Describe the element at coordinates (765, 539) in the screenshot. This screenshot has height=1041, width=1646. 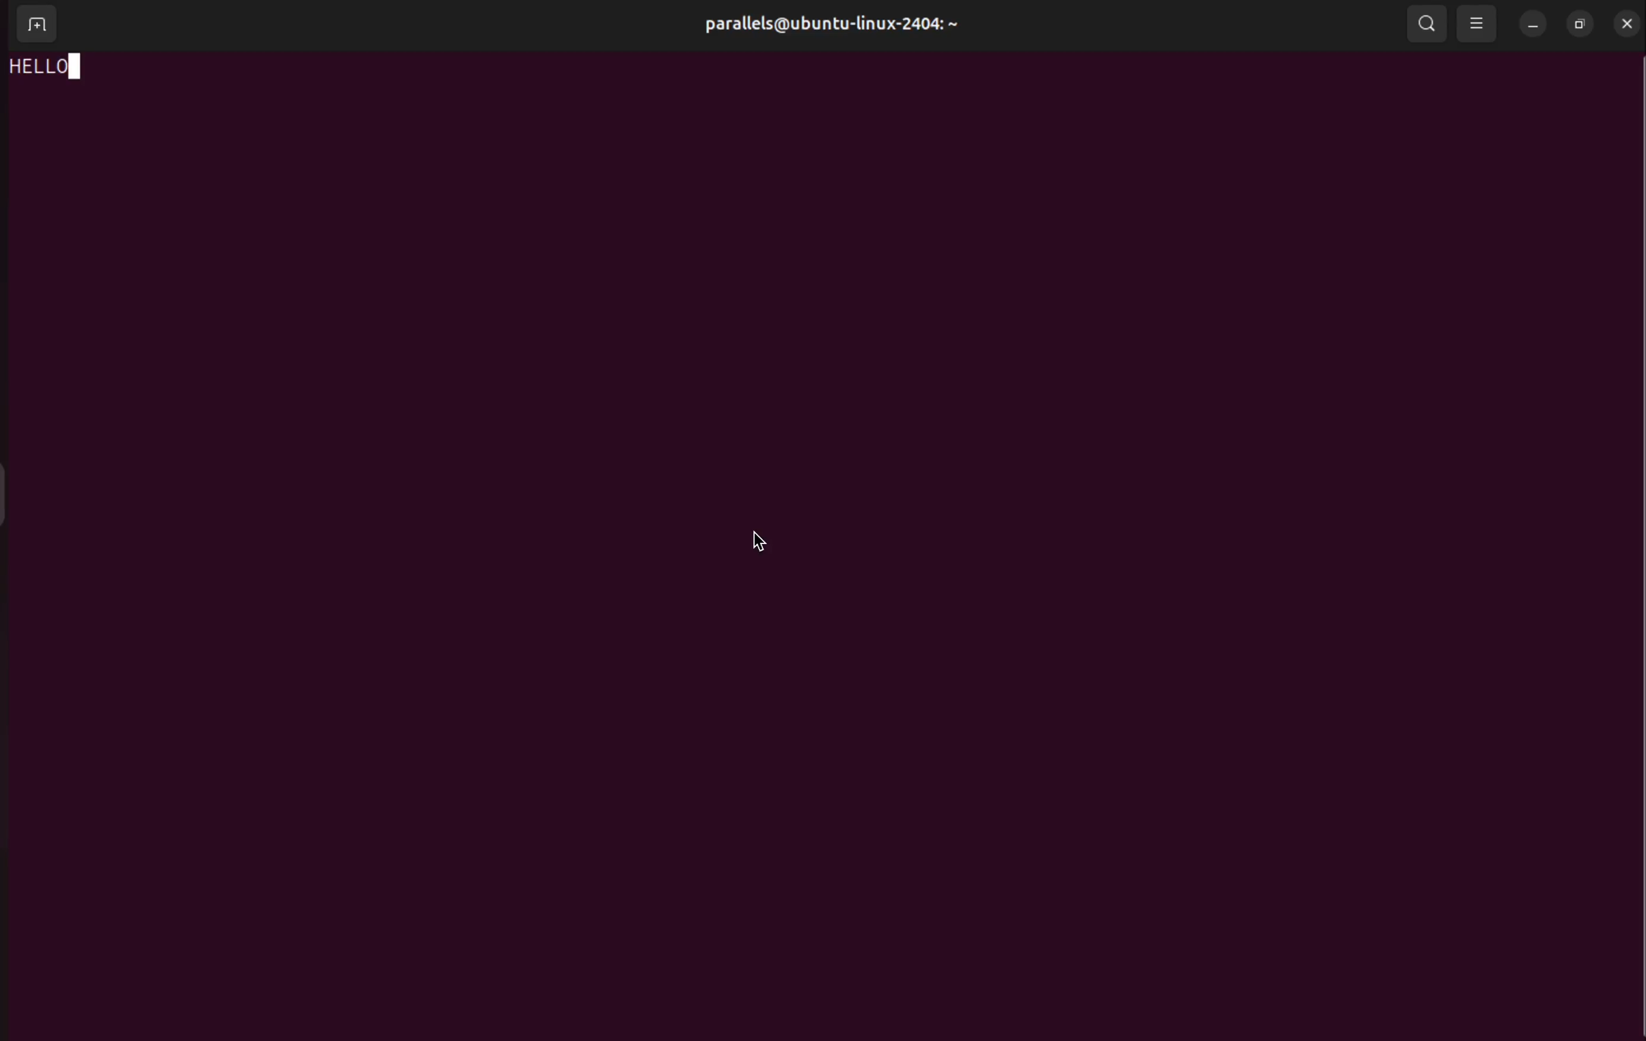
I see `cursor` at that location.